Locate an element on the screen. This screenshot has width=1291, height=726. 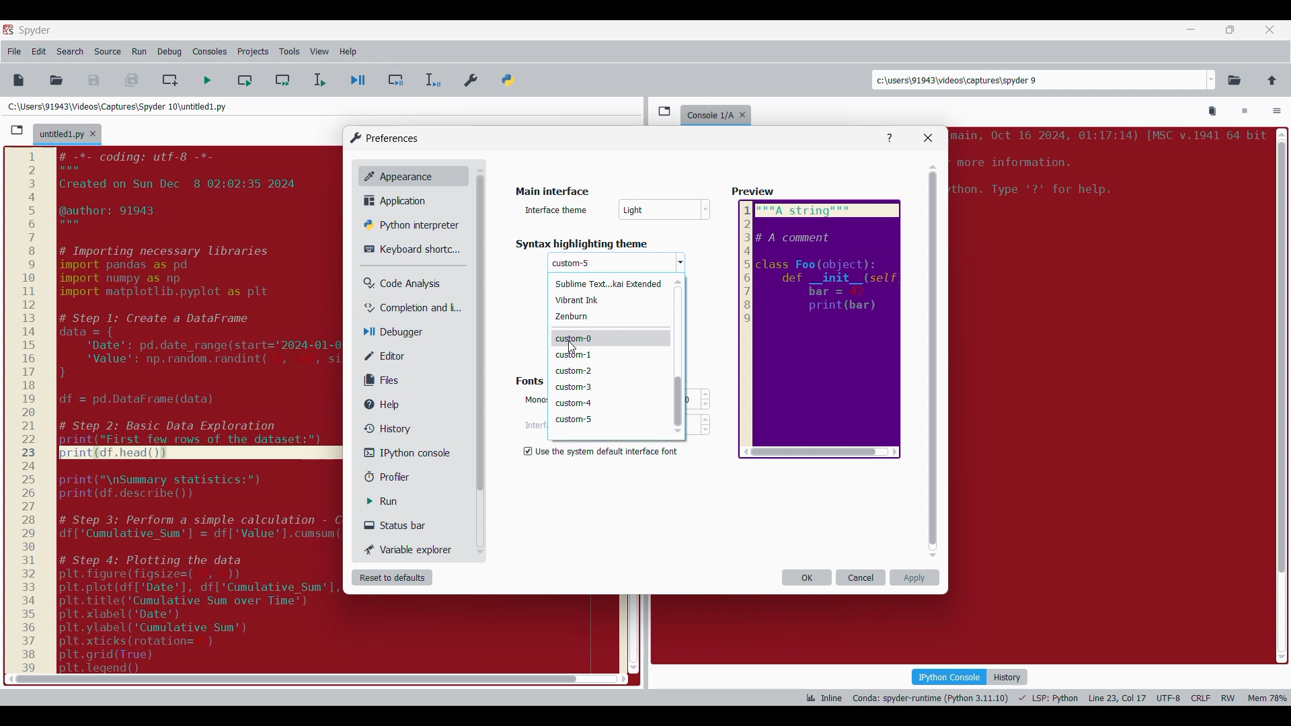
Window logo and title is located at coordinates (385, 138).